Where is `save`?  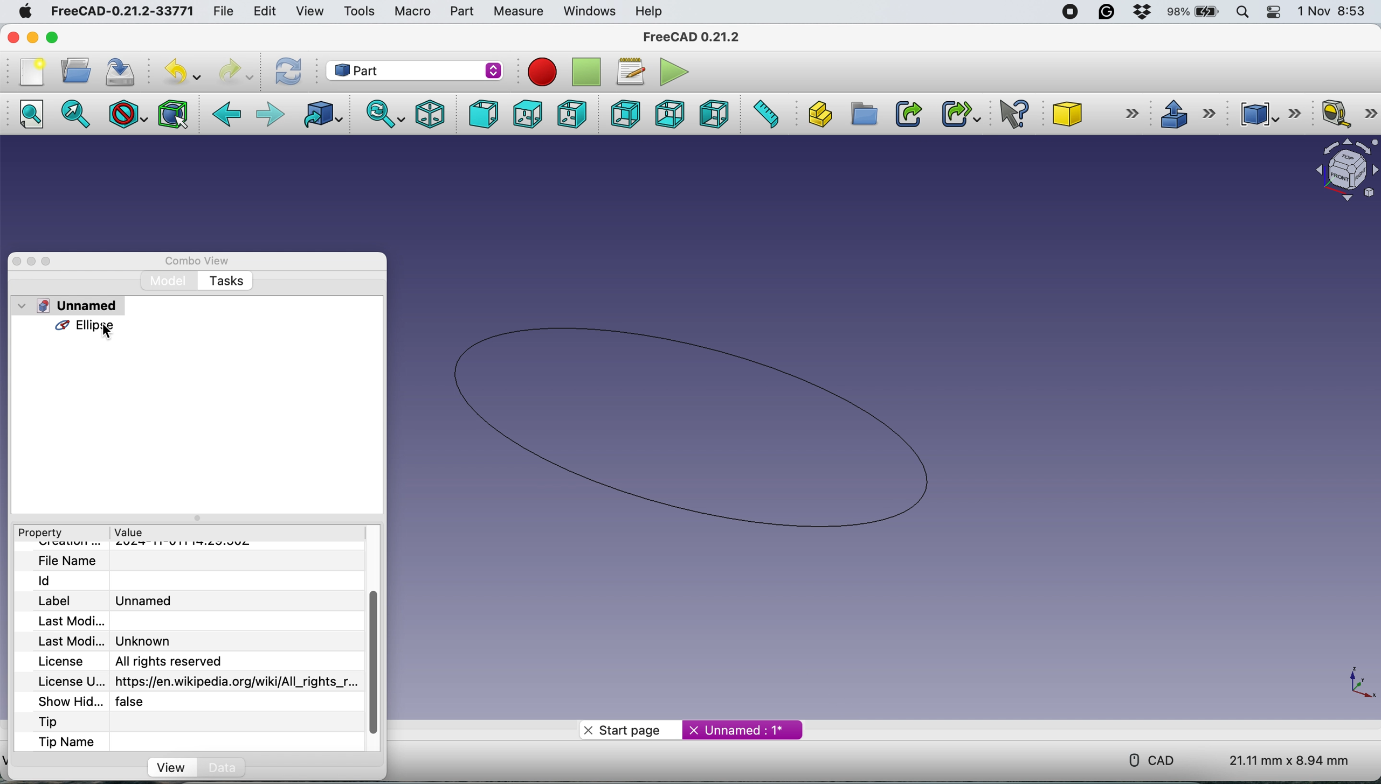
save is located at coordinates (123, 71).